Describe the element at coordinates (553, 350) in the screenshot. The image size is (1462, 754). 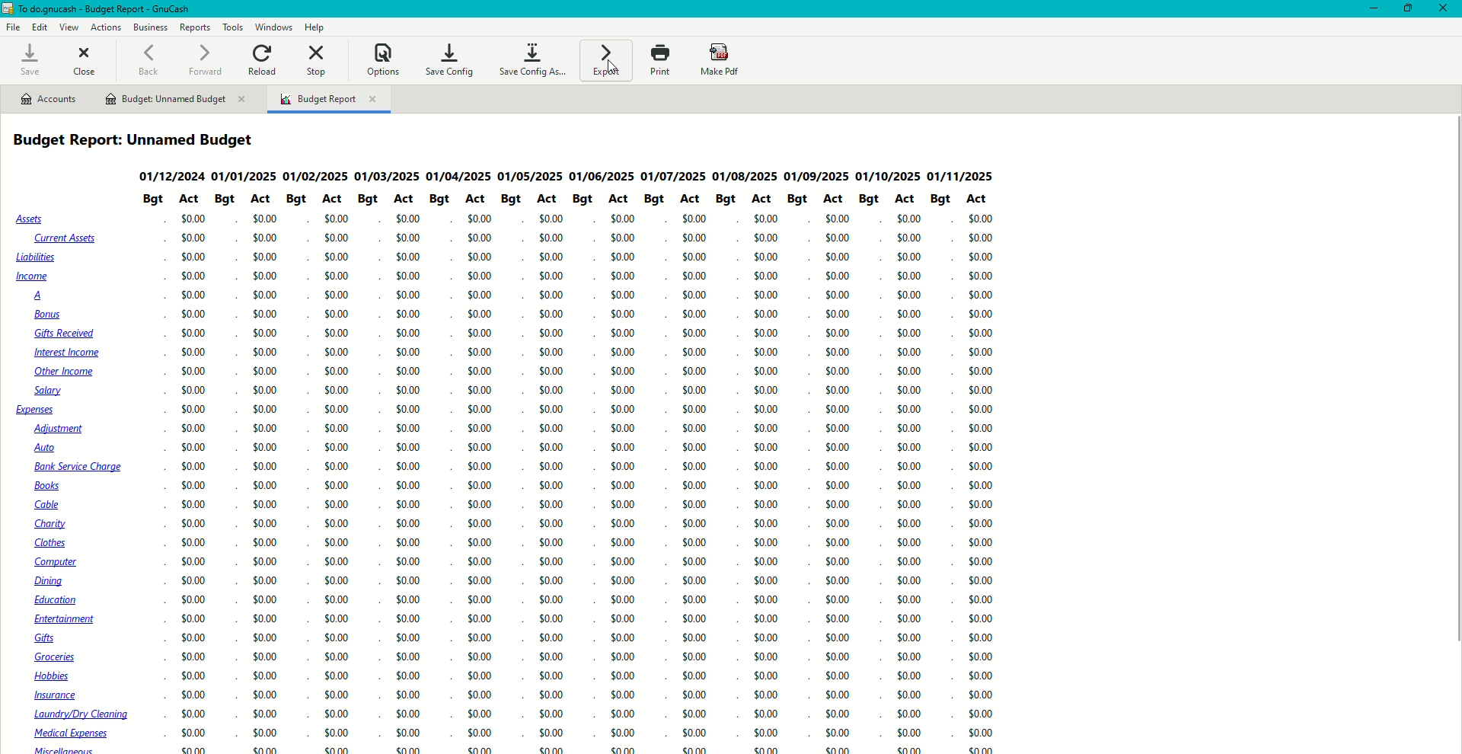
I see `$0.00` at that location.